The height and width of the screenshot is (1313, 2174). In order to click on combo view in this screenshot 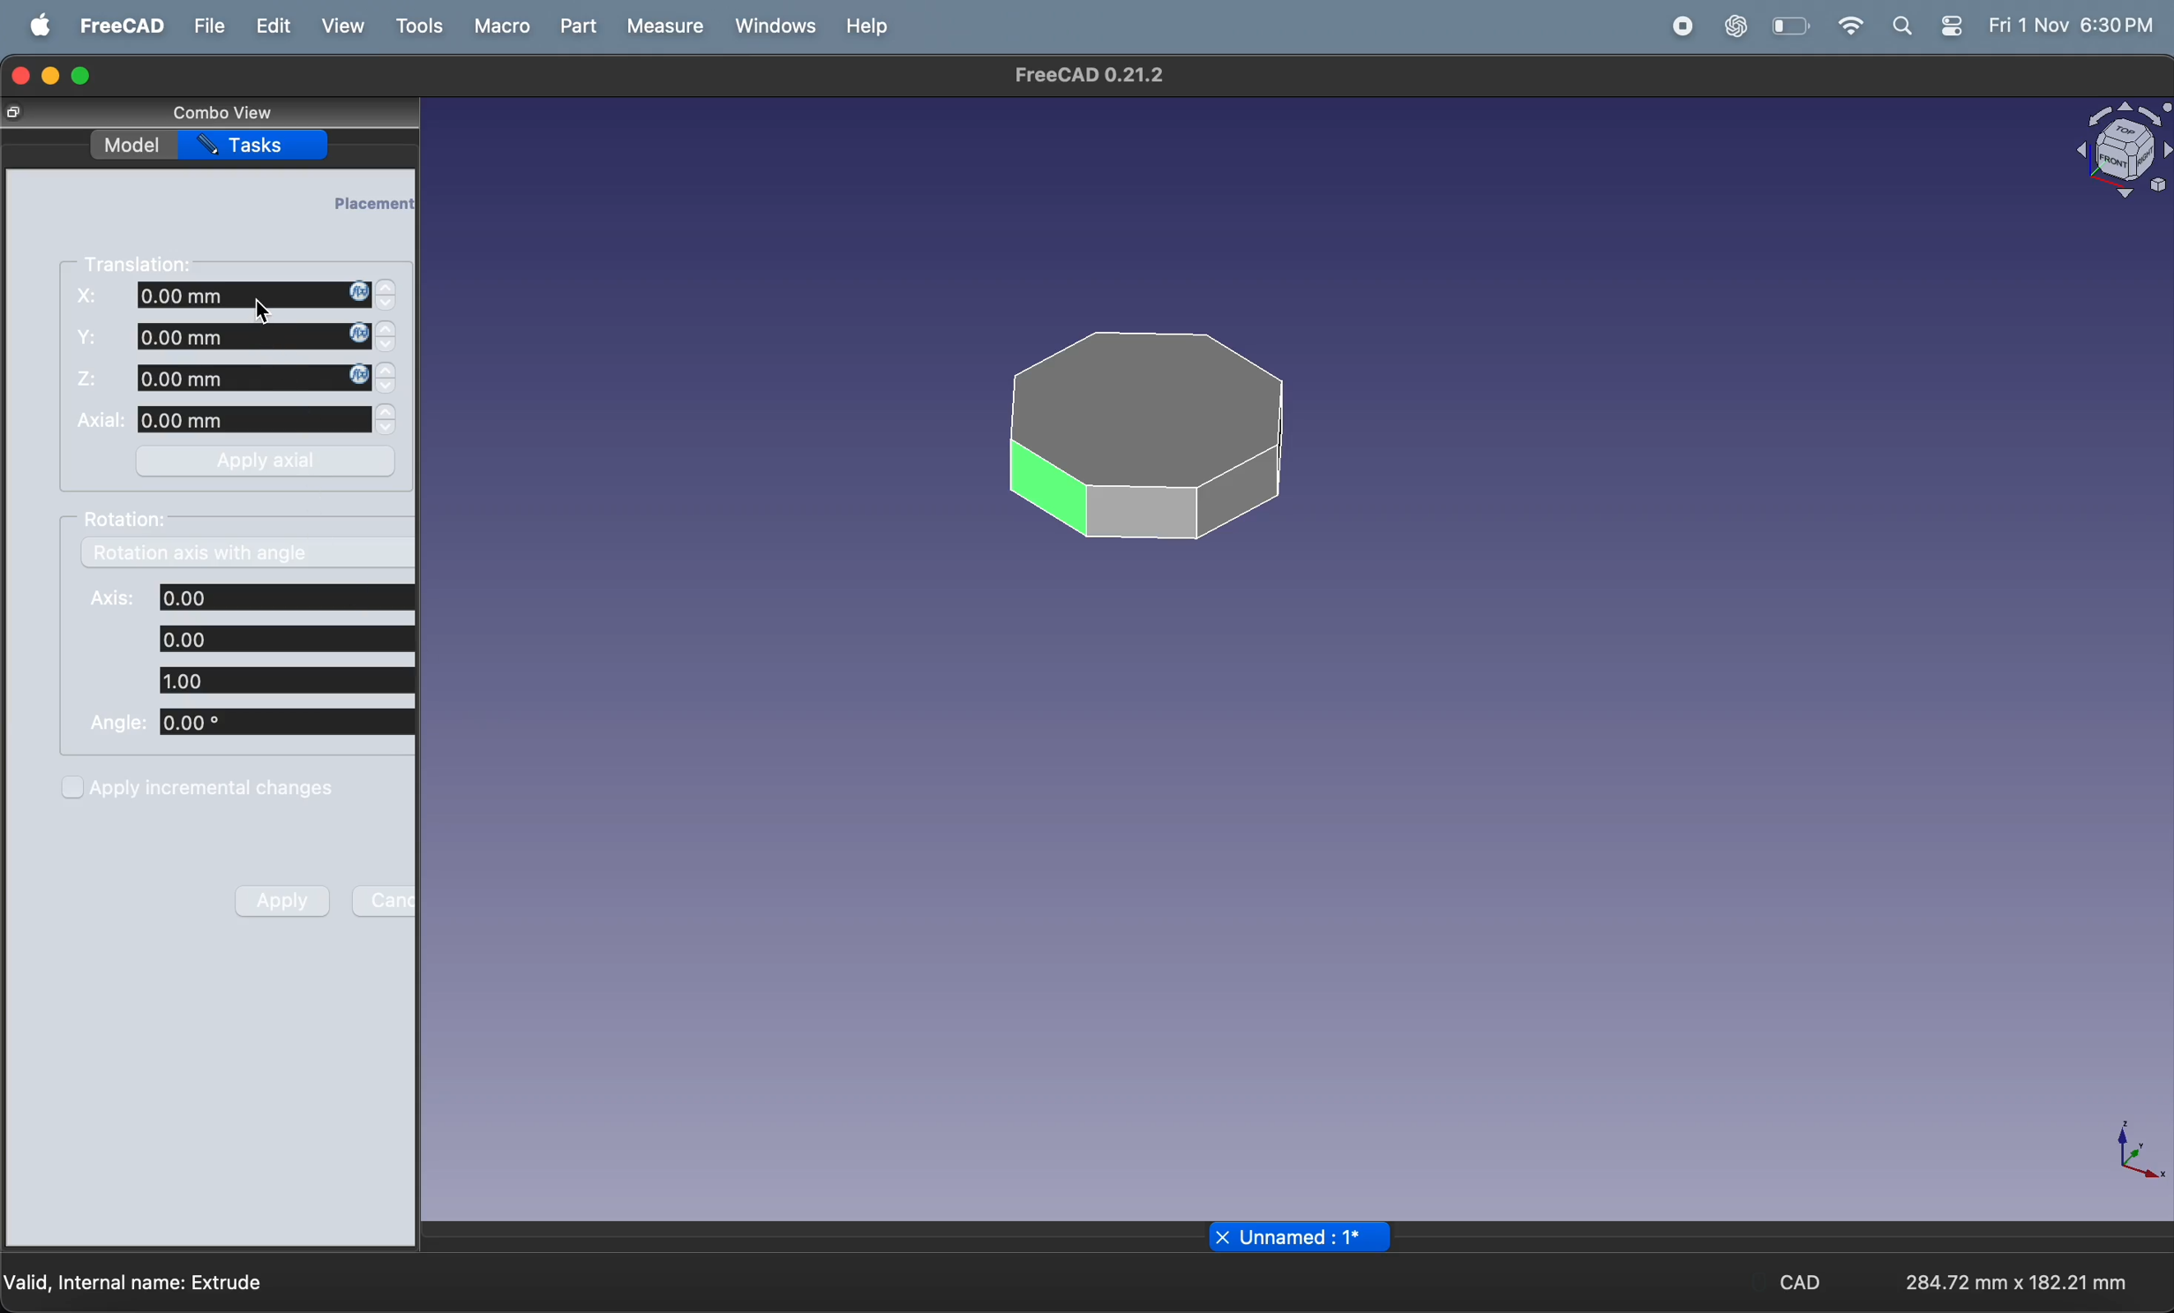, I will do `click(218, 111)`.